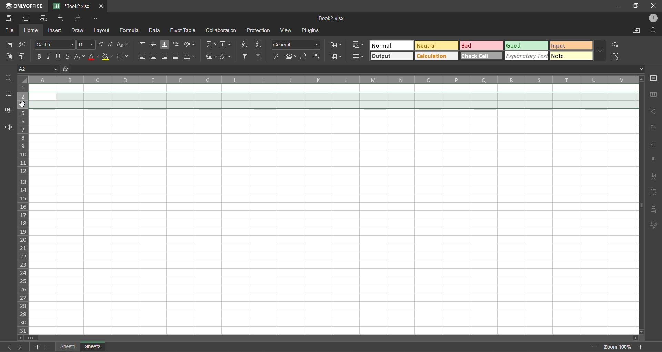 Image resolution: width=662 pixels, height=352 pixels. I want to click on accounting, so click(292, 57).